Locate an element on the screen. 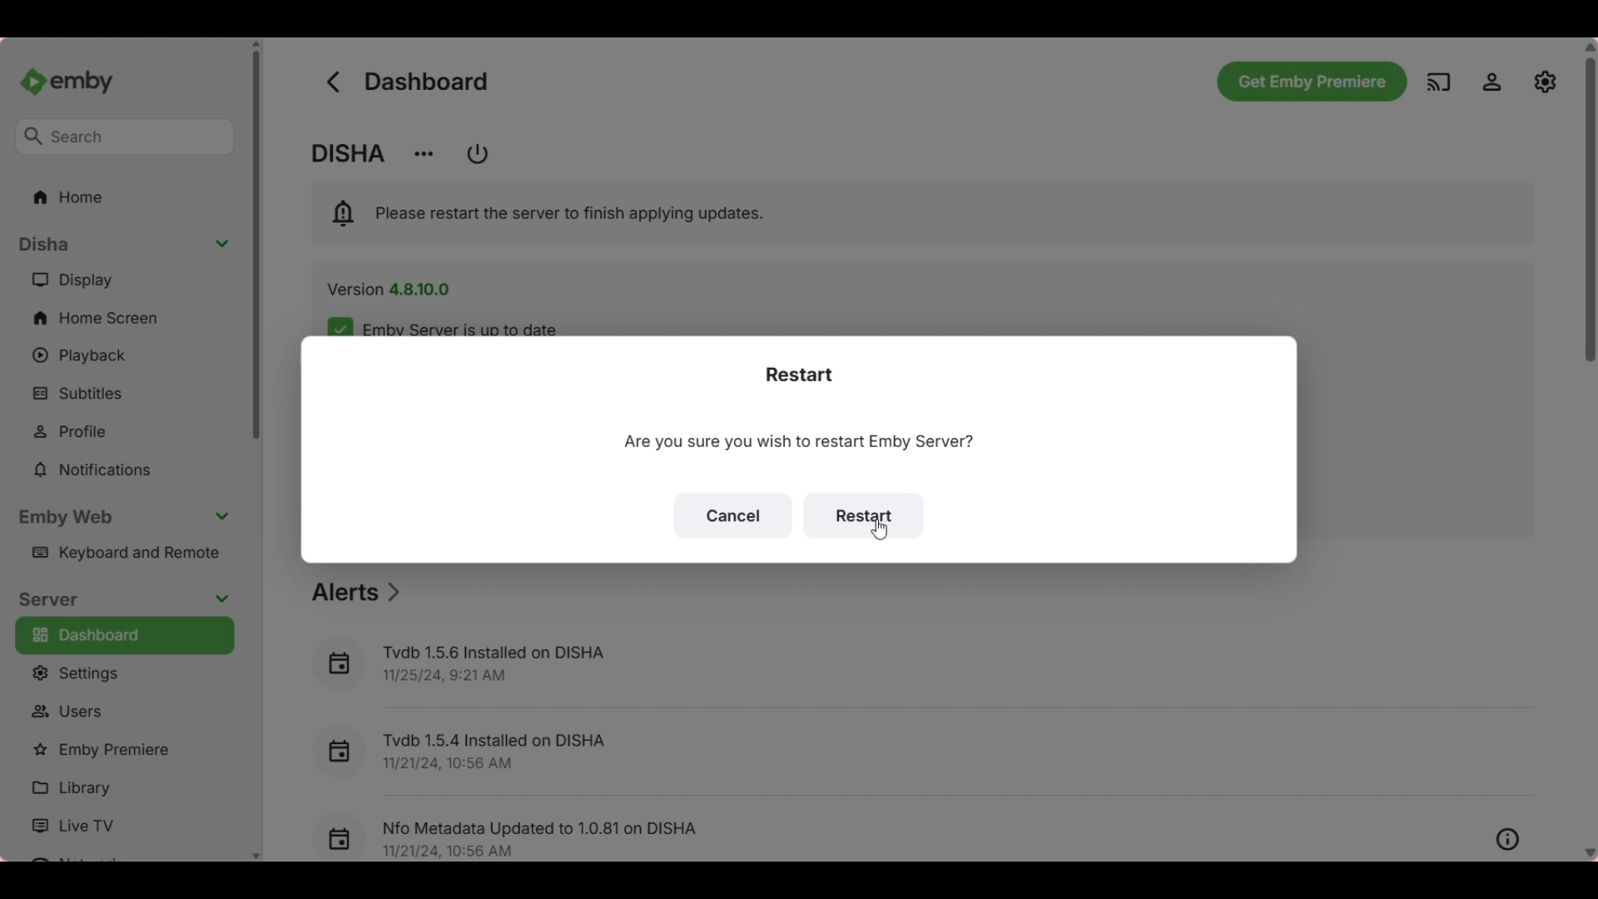 The image size is (1598, 899). Home folder is located at coordinates (126, 196).